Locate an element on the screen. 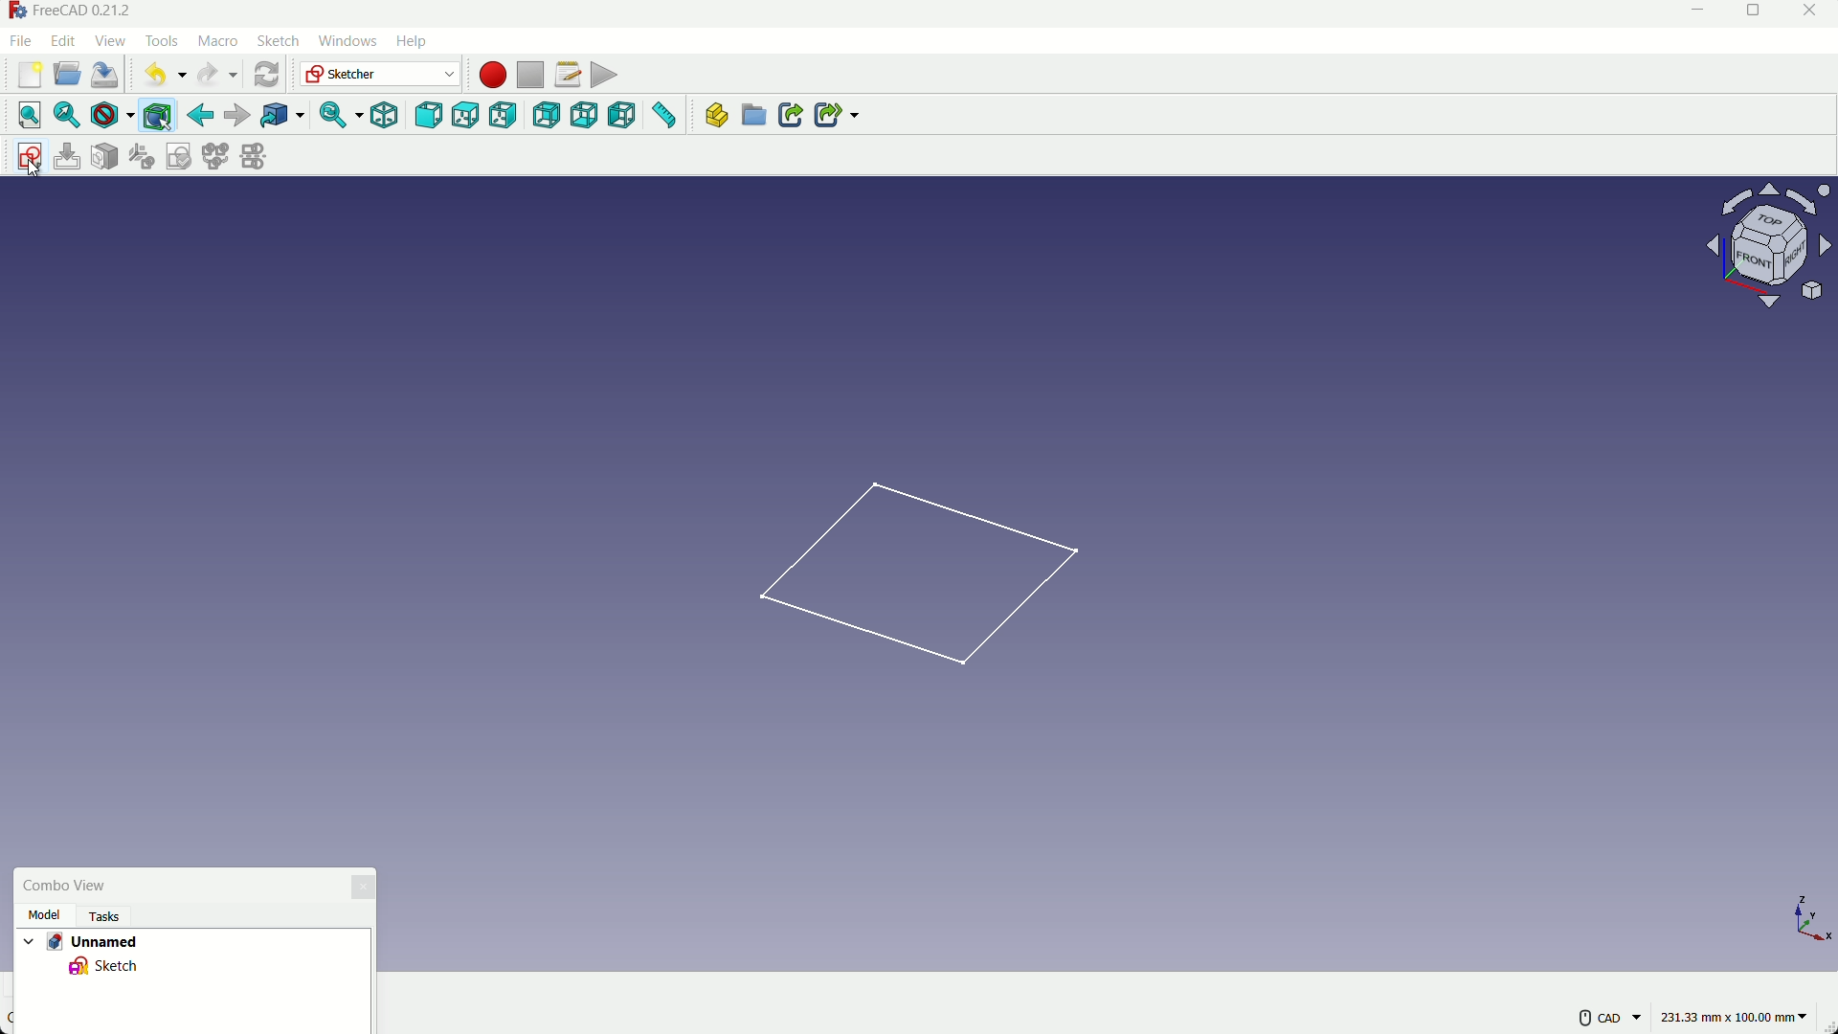 The width and height of the screenshot is (1838, 1034). top view is located at coordinates (464, 117).